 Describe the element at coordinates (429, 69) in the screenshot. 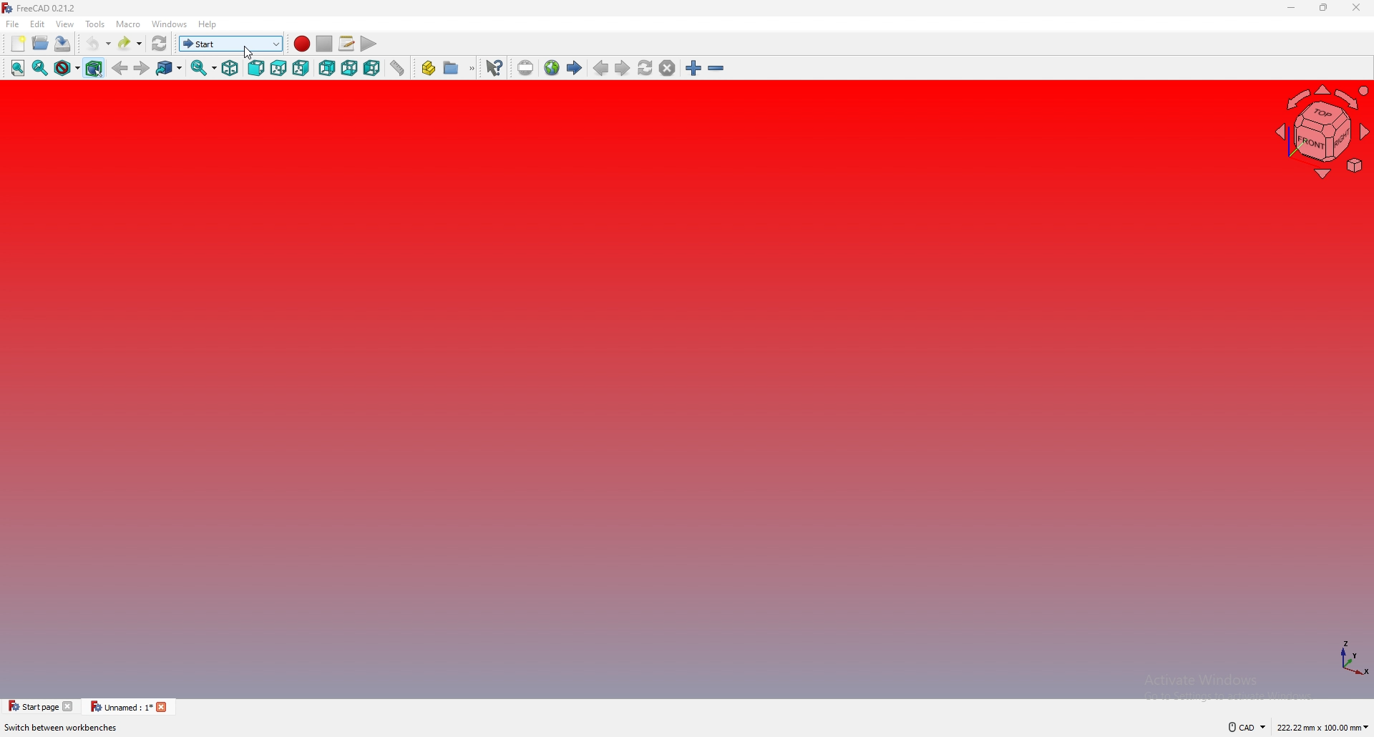

I see `create part` at that location.